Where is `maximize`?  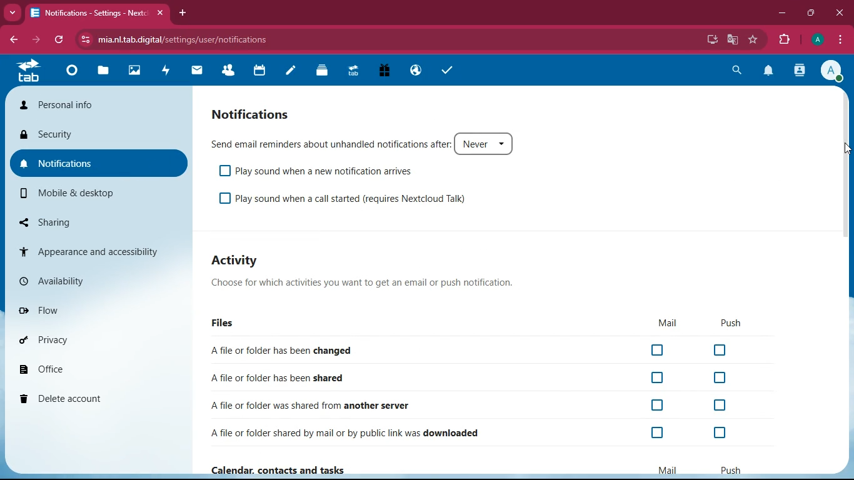
maximize is located at coordinates (810, 14).